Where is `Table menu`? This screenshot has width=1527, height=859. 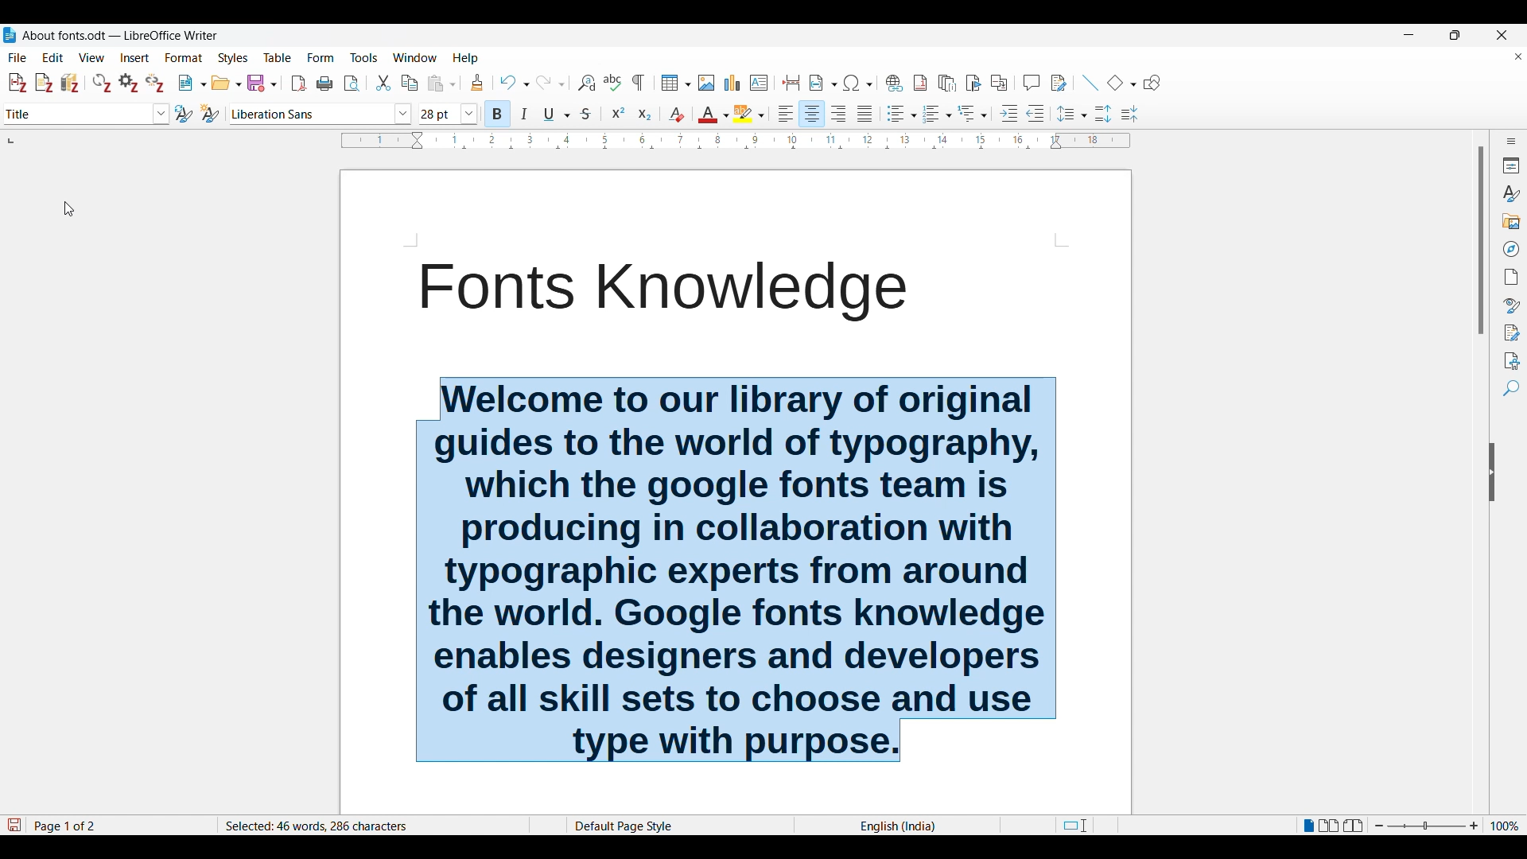
Table menu is located at coordinates (278, 57).